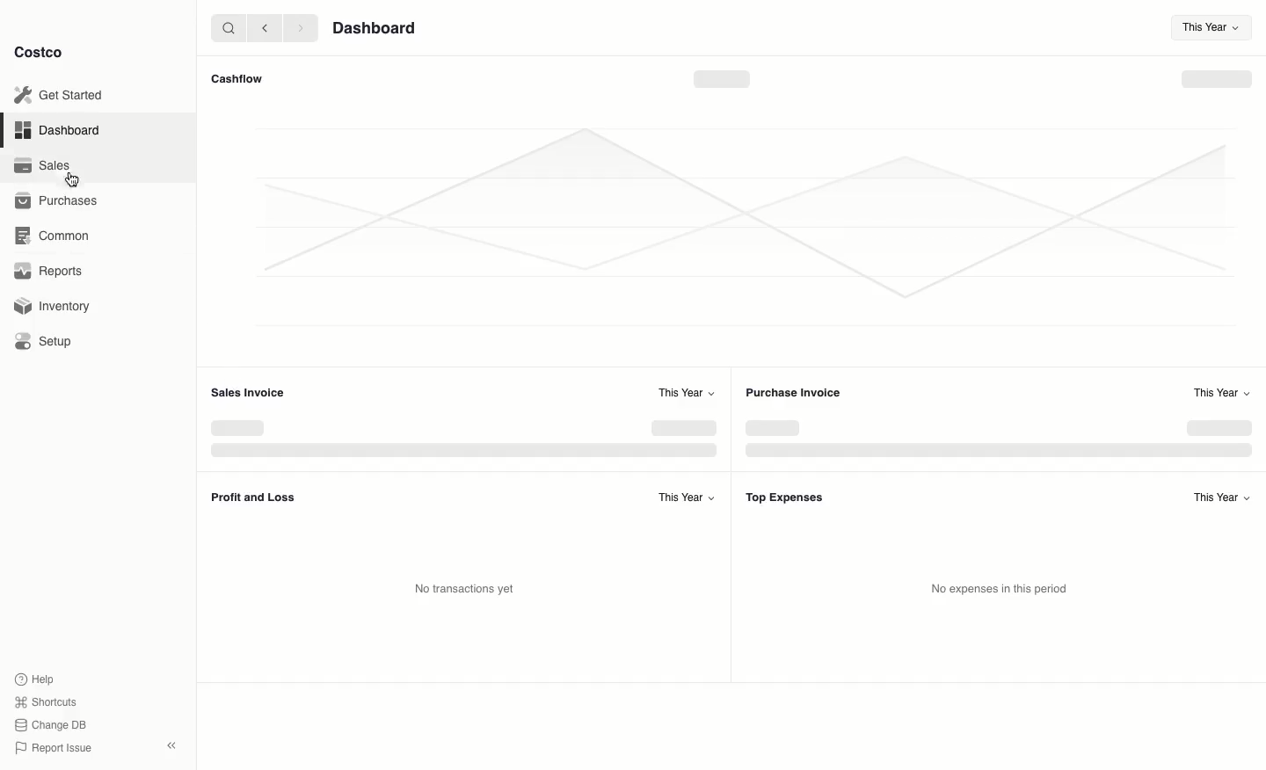  I want to click on Inventory, so click(51, 305).